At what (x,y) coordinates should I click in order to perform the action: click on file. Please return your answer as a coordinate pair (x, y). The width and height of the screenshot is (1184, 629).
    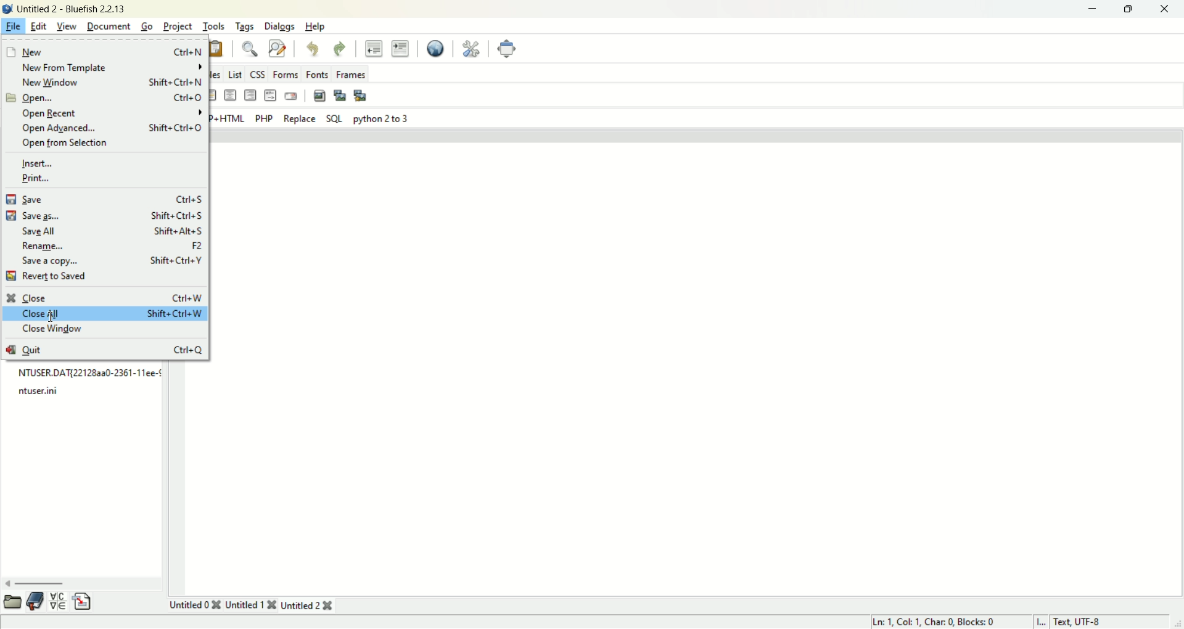
    Looking at the image, I should click on (12, 27).